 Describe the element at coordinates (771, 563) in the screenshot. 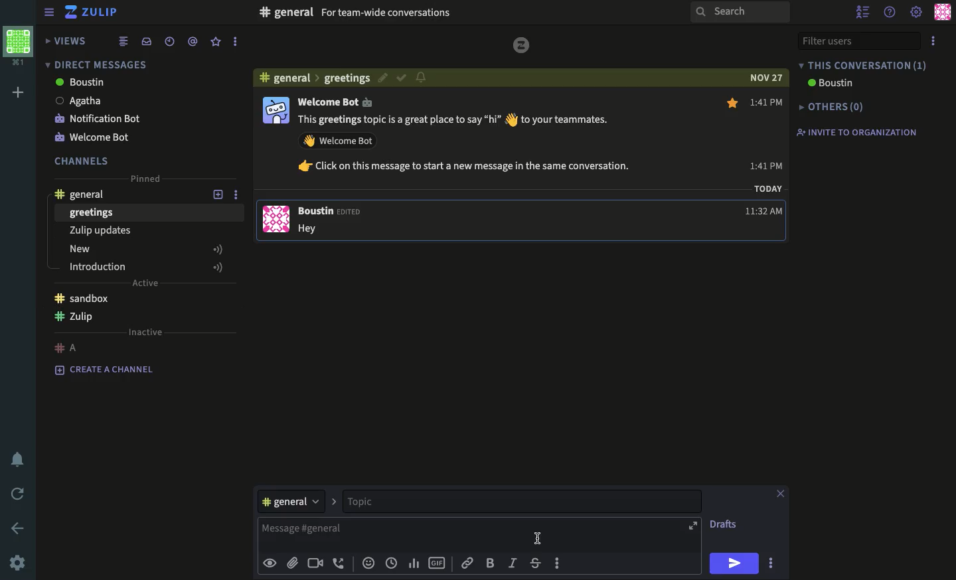

I see `options` at that location.